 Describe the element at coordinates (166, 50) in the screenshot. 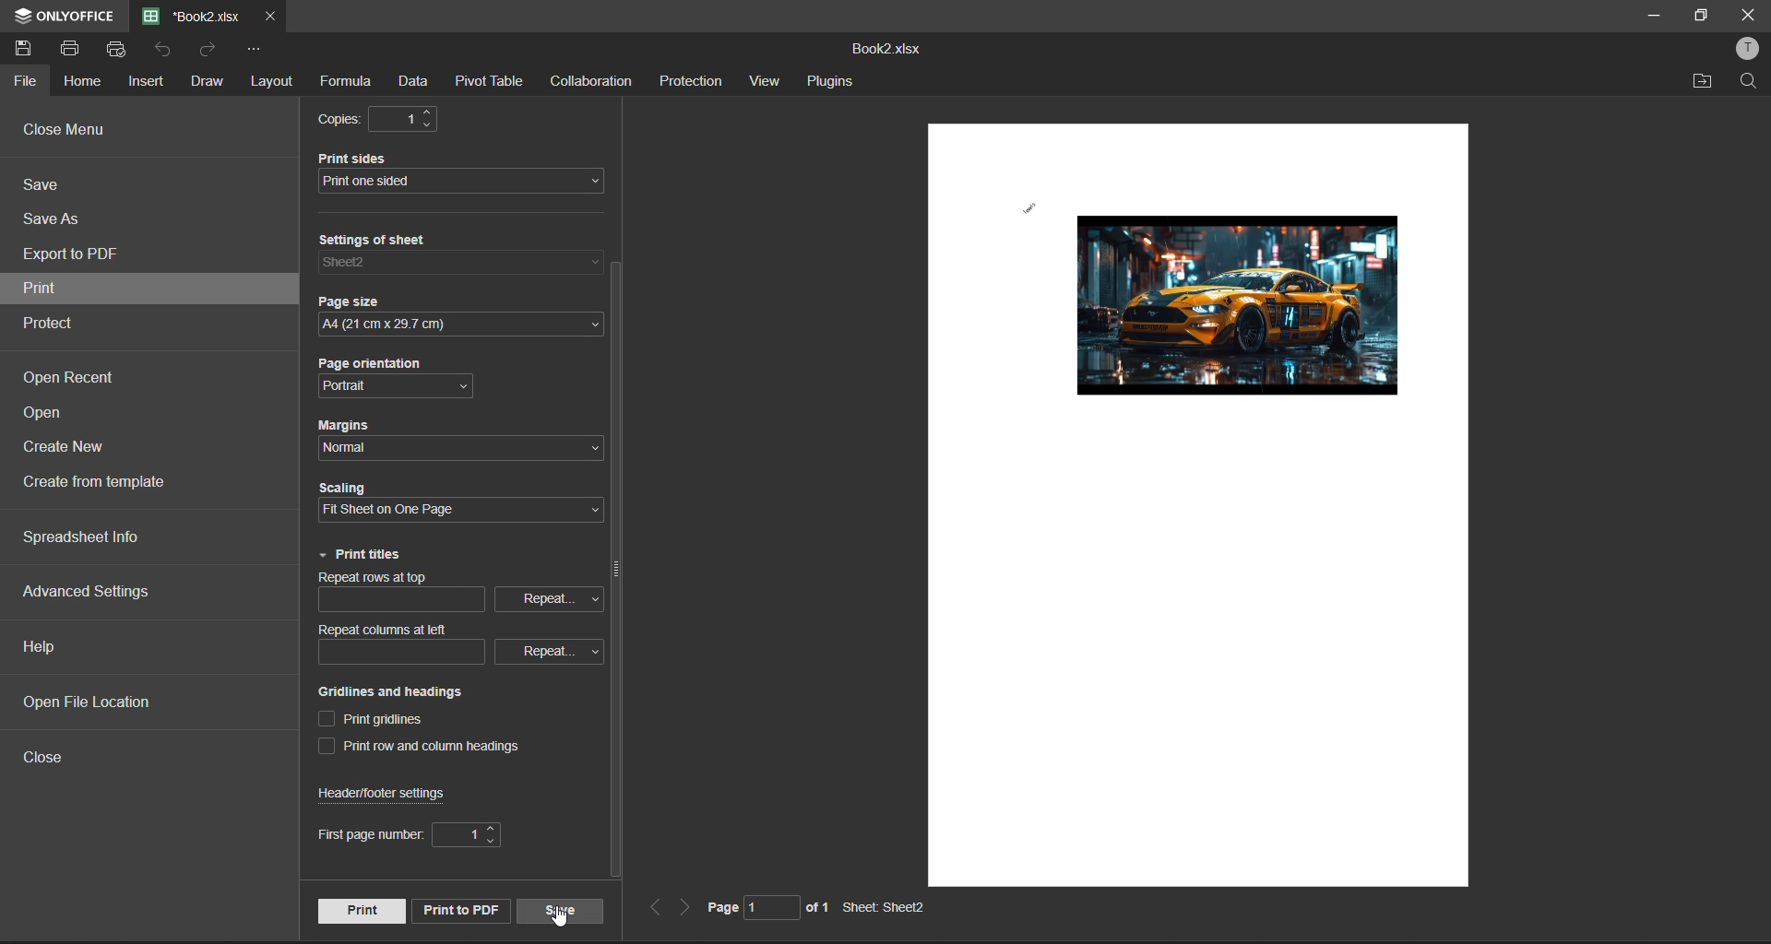

I see `undo` at that location.